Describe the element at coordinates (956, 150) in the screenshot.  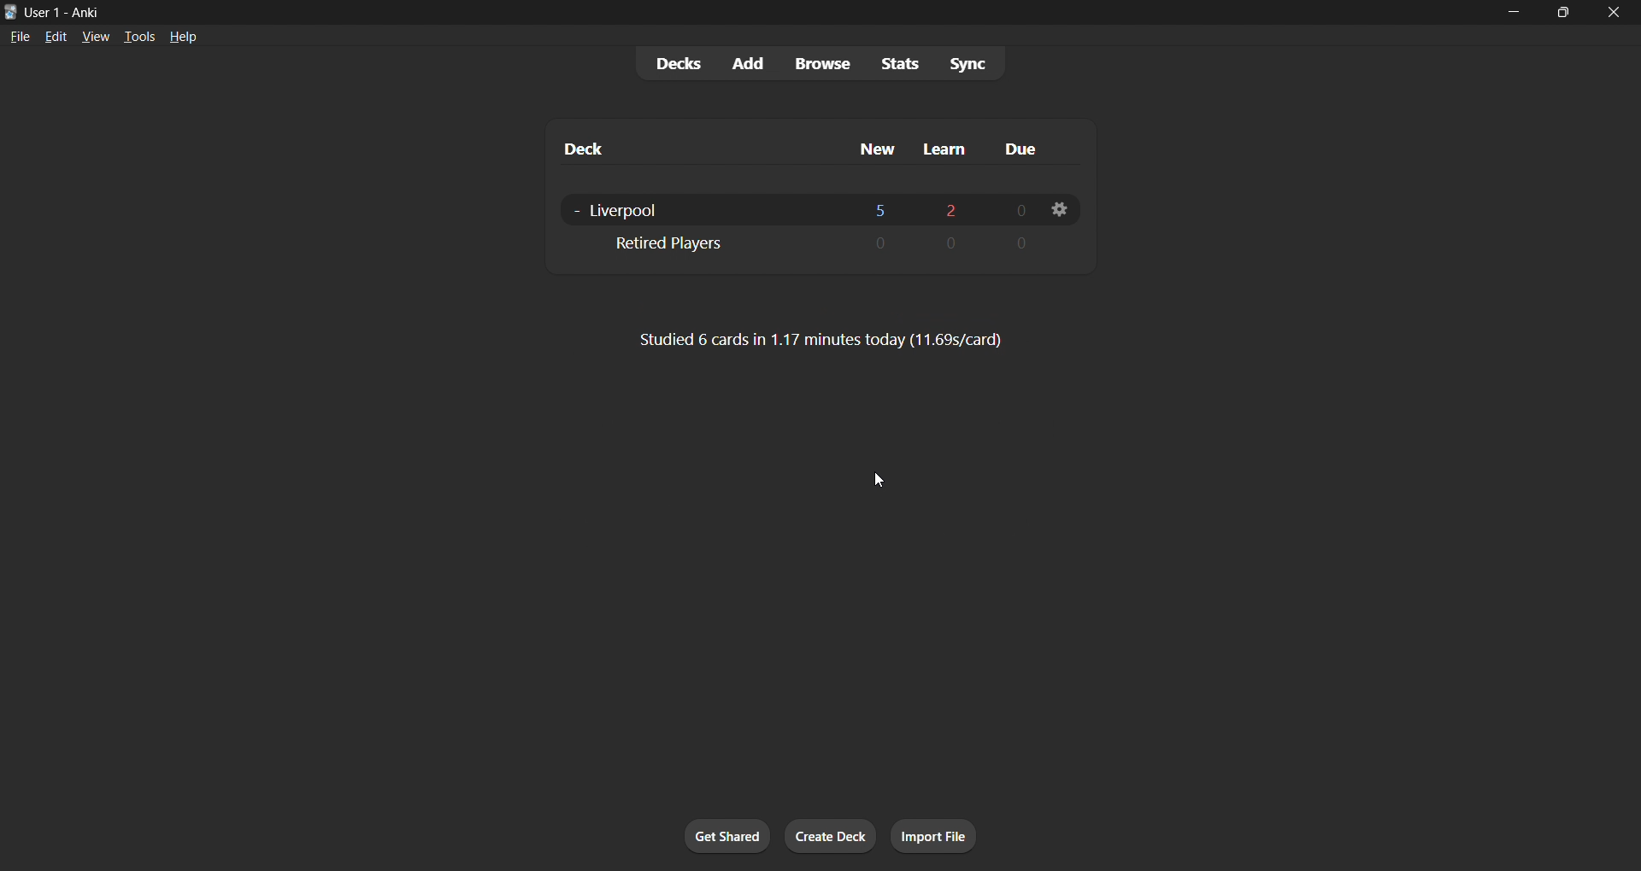
I see `learn cards column` at that location.